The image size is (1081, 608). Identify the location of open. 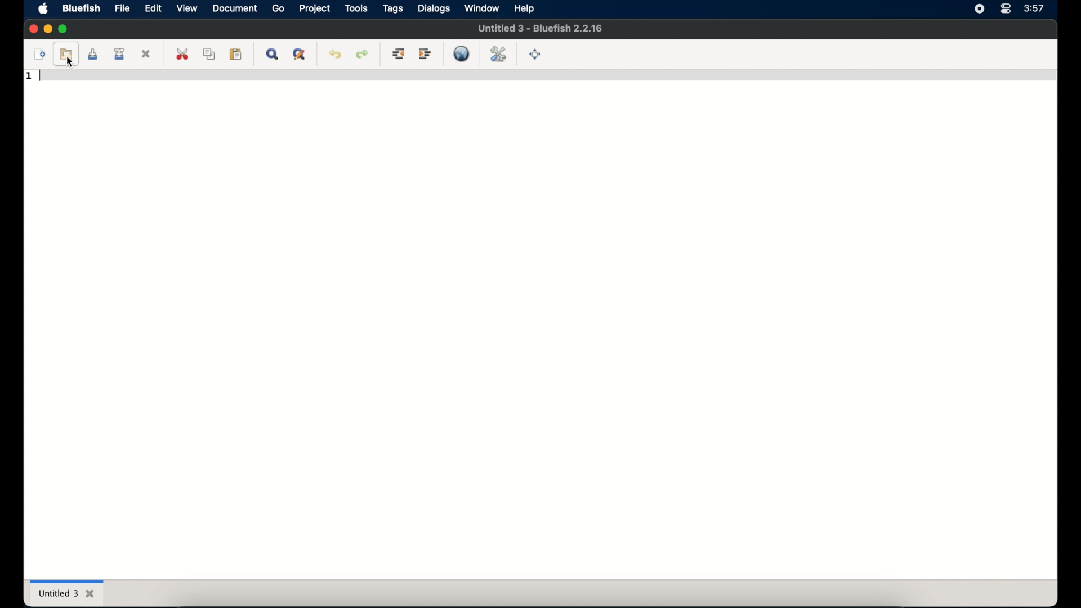
(65, 53).